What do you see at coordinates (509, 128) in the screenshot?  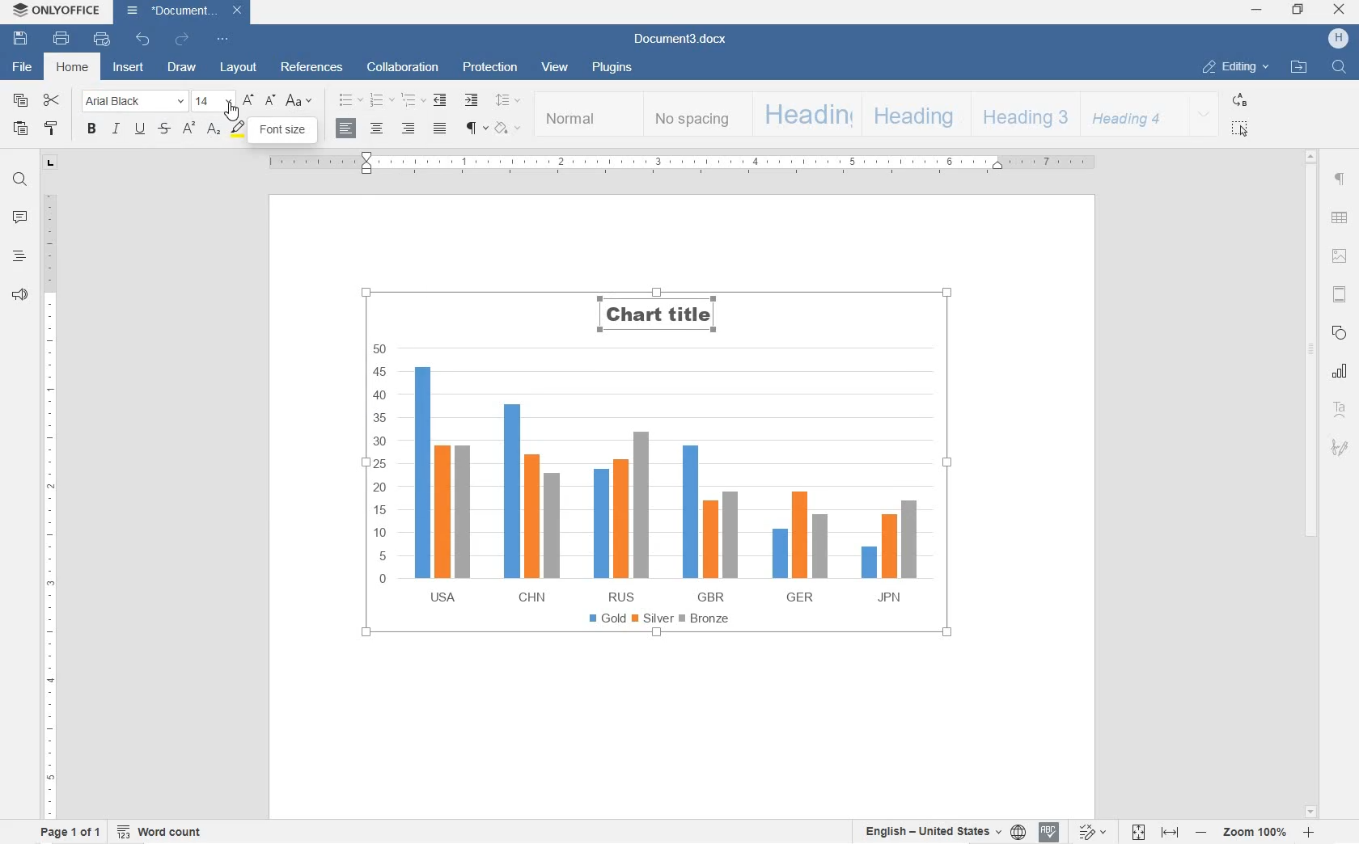 I see `SHADING` at bounding box center [509, 128].